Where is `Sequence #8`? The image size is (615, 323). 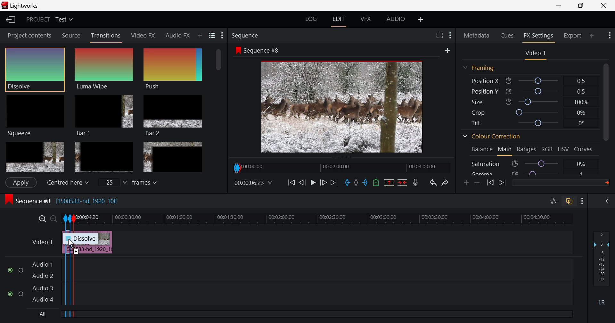
Sequence #8 is located at coordinates (257, 51).